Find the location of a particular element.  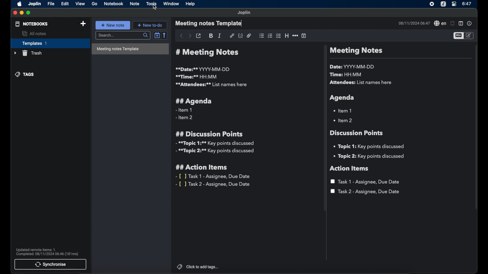

**topic 1:** key points discussed is located at coordinates (214, 143).